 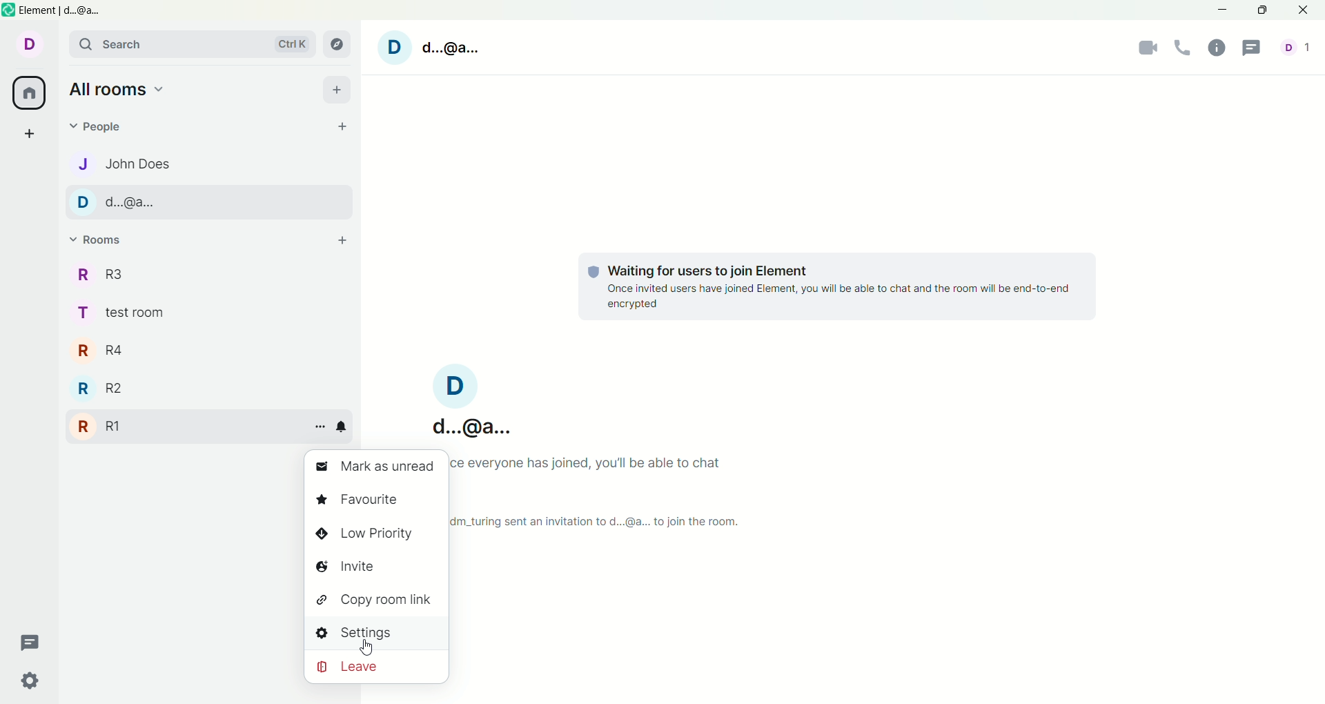 What do you see at coordinates (26, 135) in the screenshot?
I see `create a space` at bounding box center [26, 135].